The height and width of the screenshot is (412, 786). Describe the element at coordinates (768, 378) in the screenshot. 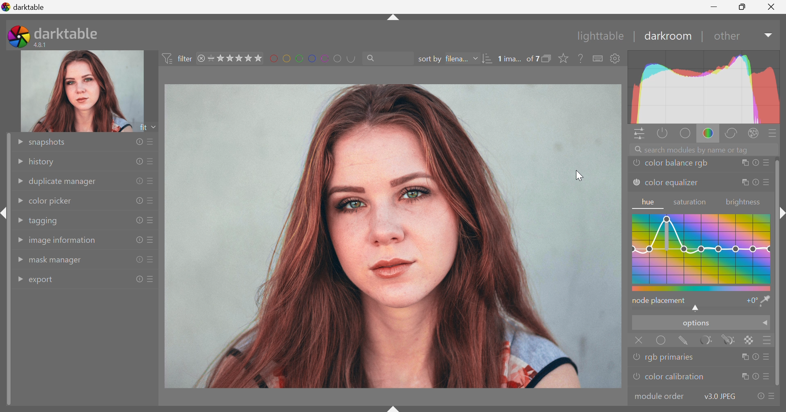

I see `presets` at that location.